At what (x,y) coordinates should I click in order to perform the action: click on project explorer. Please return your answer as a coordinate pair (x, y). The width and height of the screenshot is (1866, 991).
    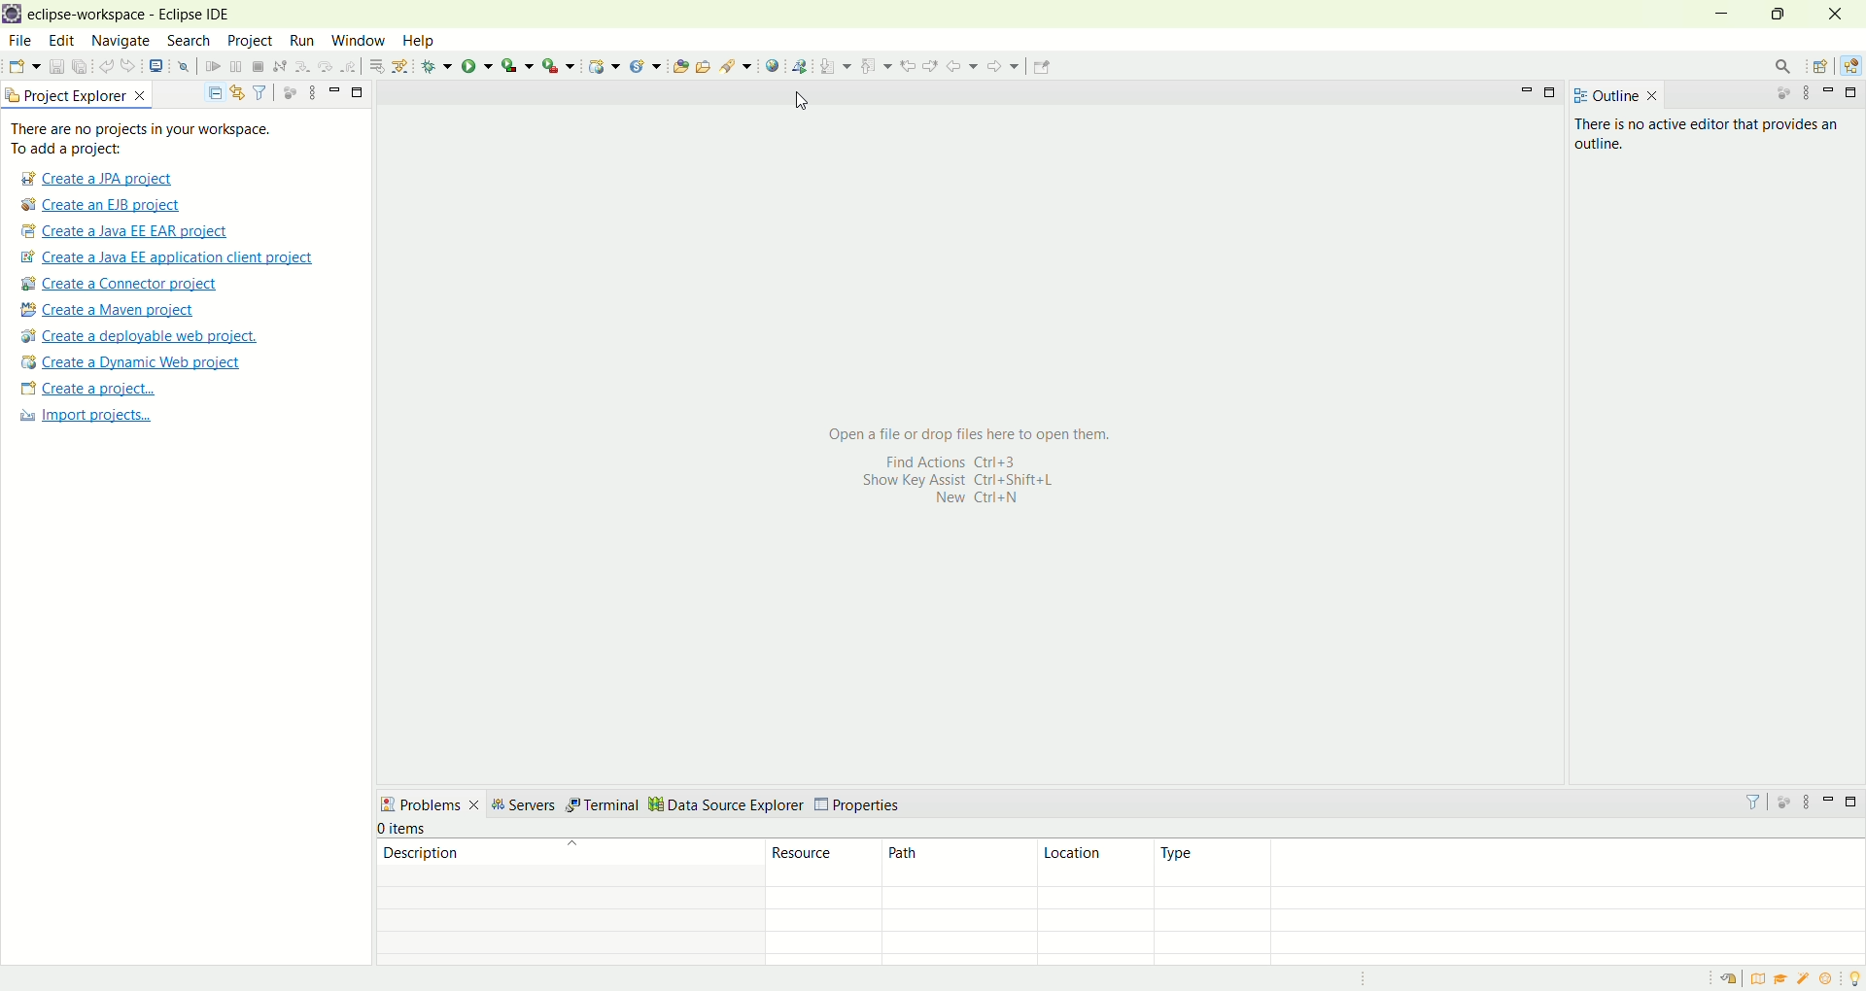
    Looking at the image, I should click on (78, 94).